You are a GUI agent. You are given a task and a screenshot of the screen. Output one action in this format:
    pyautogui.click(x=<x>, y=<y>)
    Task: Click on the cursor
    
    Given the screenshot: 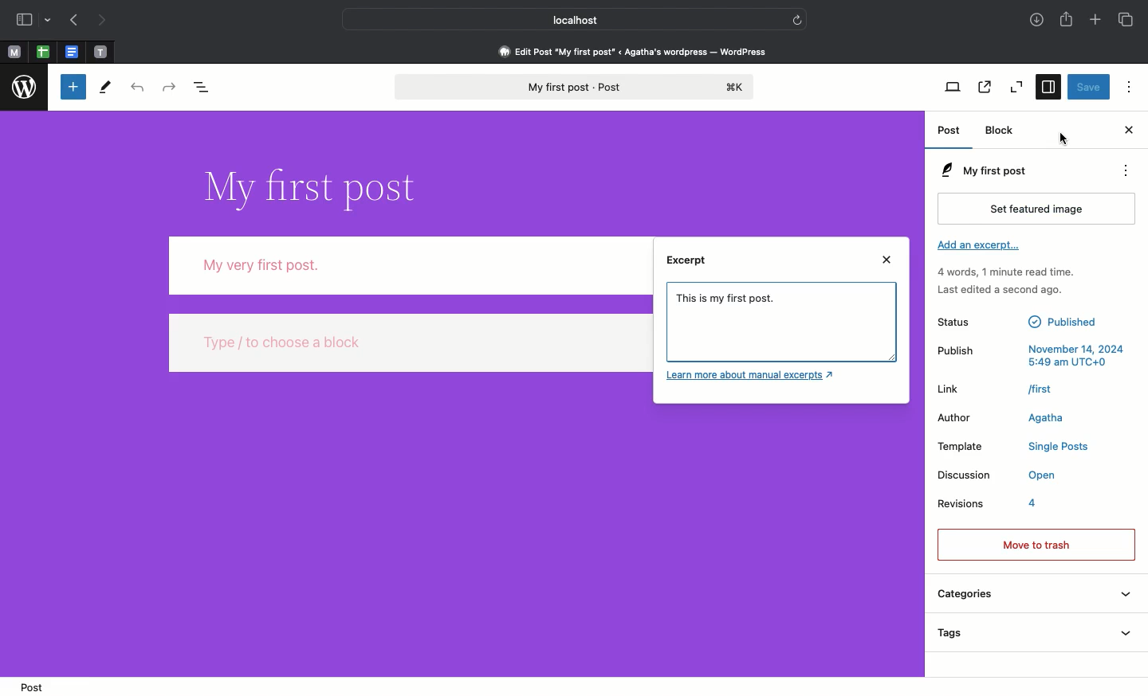 What is the action you would take?
    pyautogui.click(x=1062, y=139)
    